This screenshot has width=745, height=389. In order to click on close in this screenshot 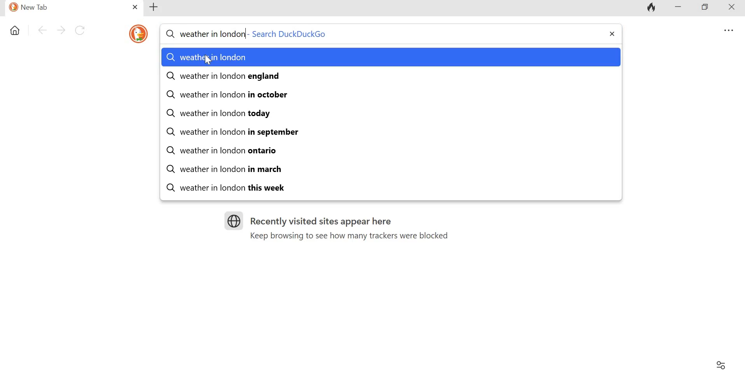, I will do `click(612, 34)`.